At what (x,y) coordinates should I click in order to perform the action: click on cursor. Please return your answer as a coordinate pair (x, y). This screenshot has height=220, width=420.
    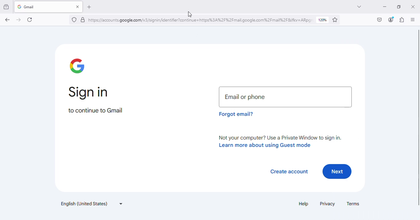
    Looking at the image, I should click on (190, 14).